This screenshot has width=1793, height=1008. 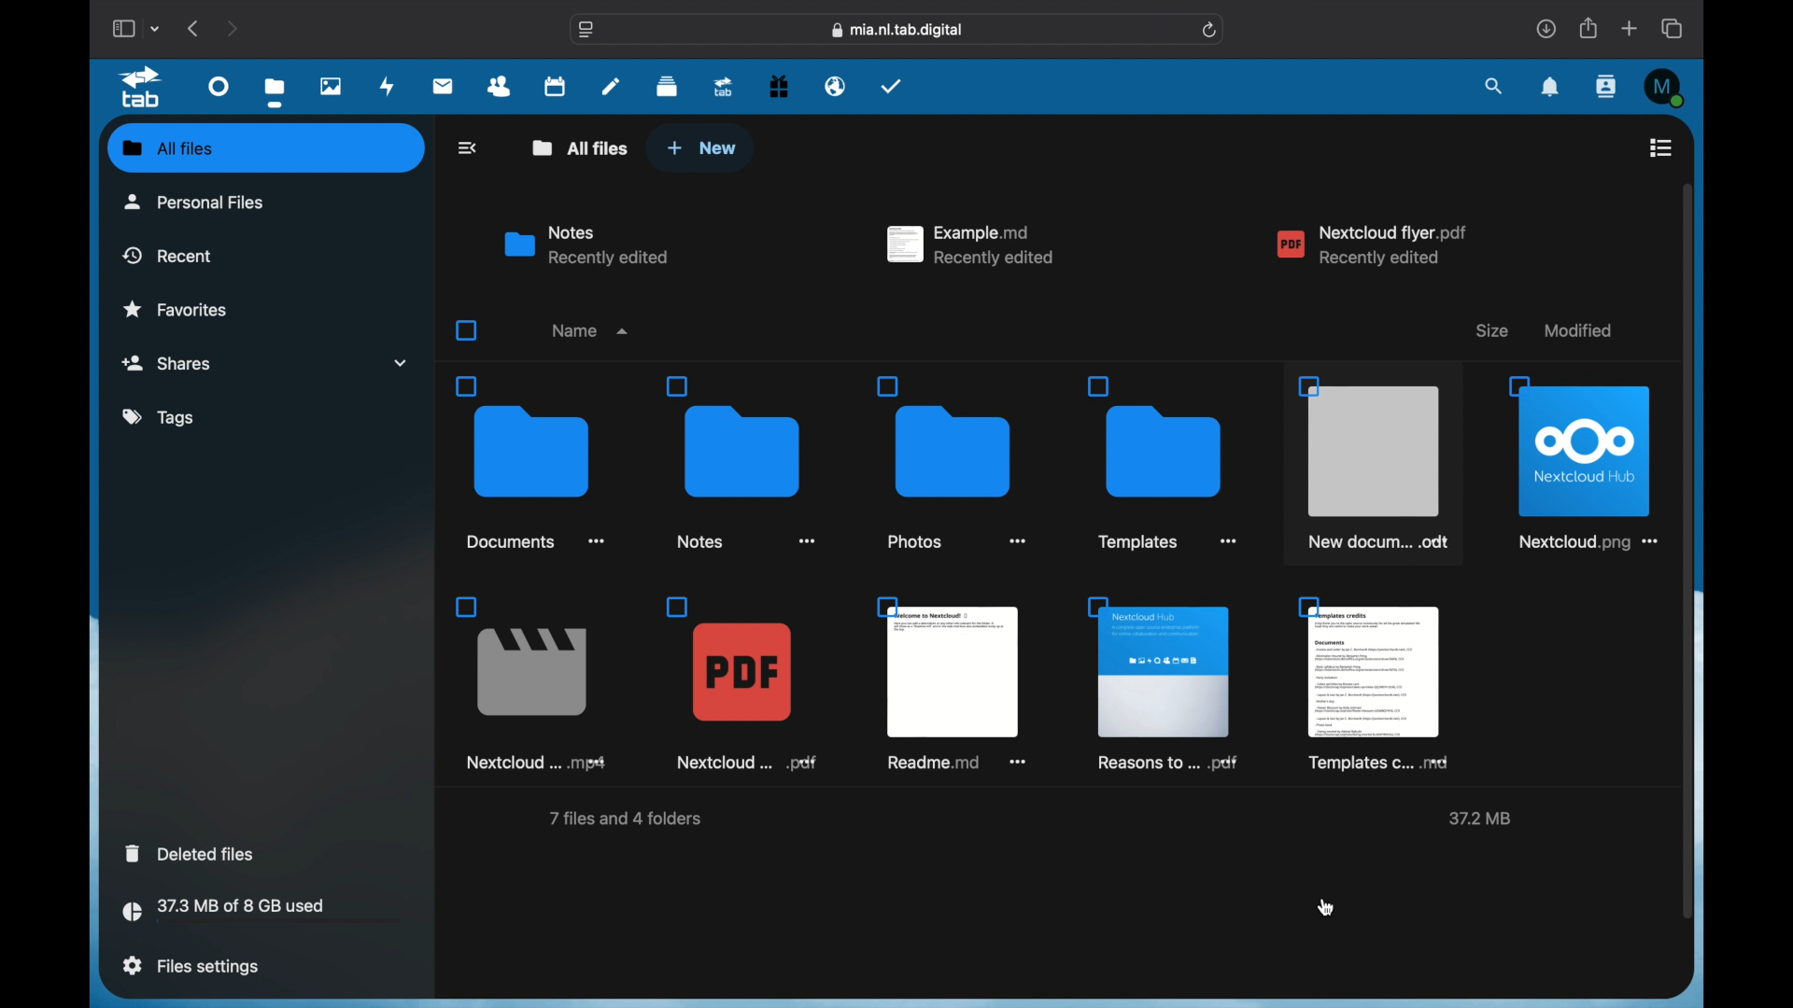 I want to click on modified, so click(x=1582, y=329).